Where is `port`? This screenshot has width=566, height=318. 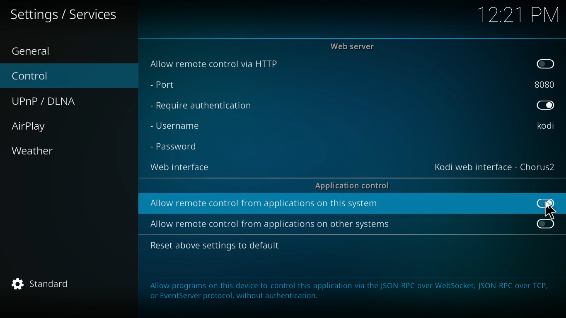 port is located at coordinates (163, 84).